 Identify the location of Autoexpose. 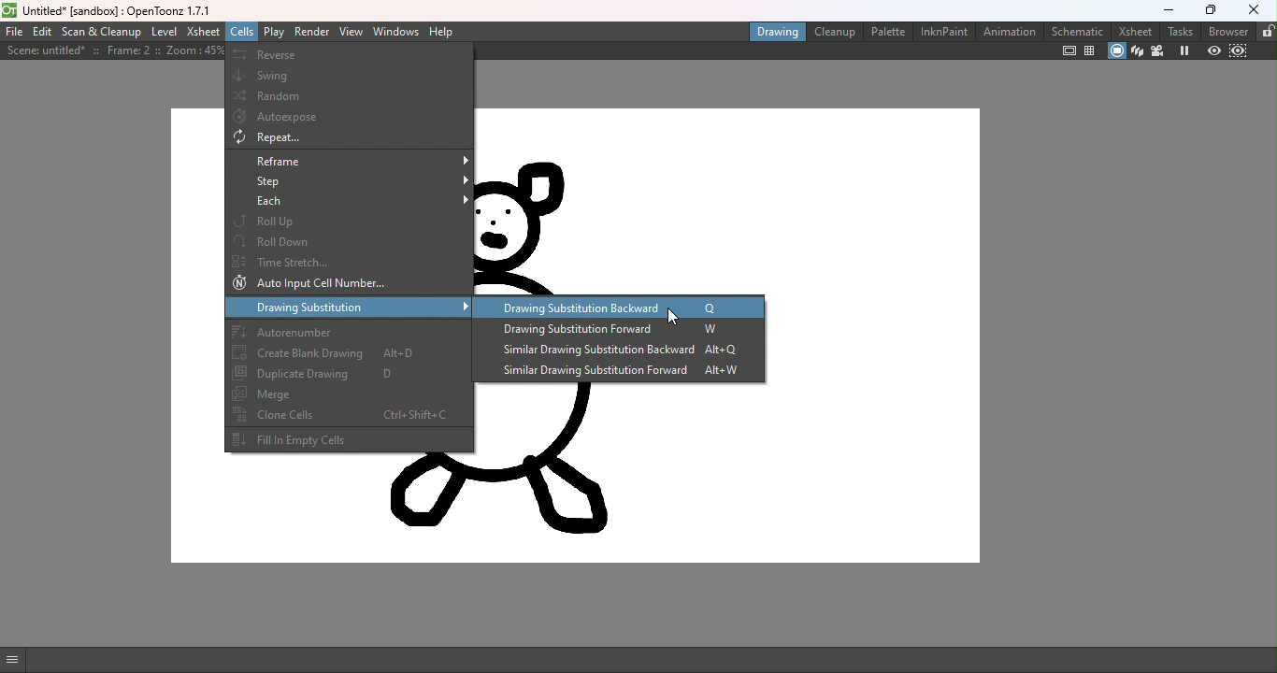
(350, 118).